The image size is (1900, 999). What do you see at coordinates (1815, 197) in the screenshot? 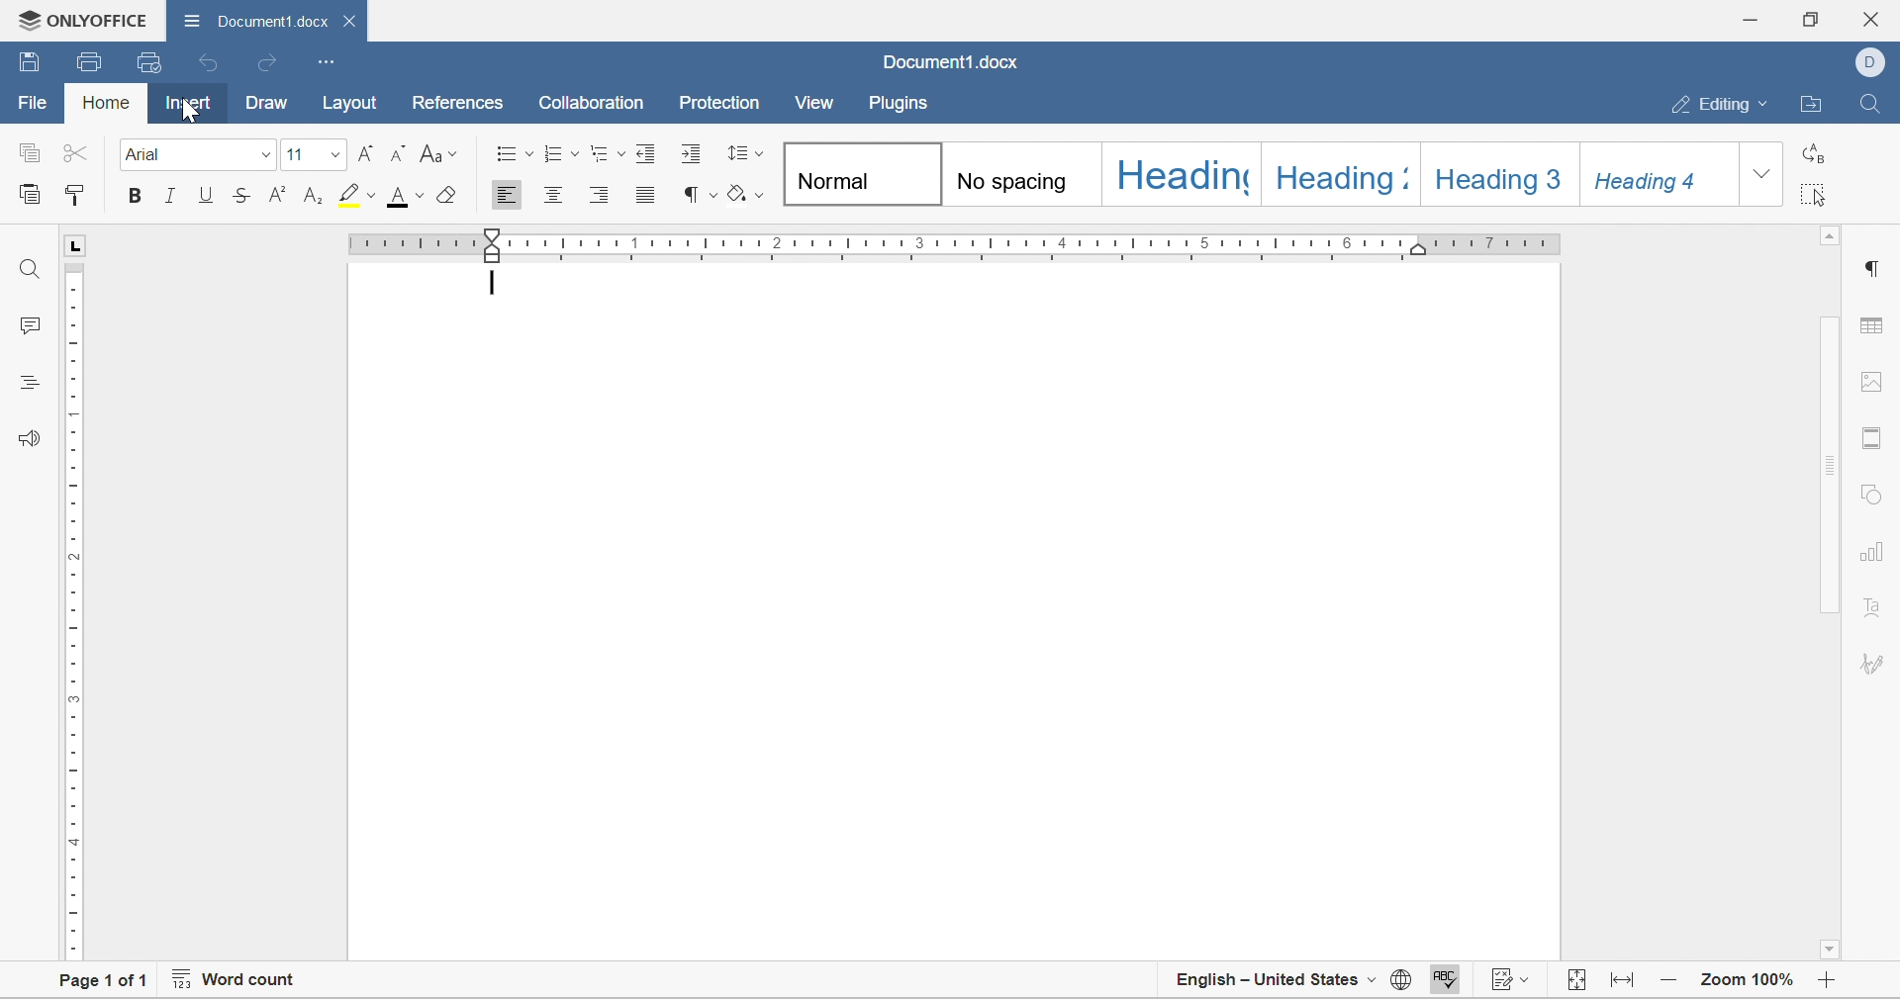
I see `Select all` at bounding box center [1815, 197].